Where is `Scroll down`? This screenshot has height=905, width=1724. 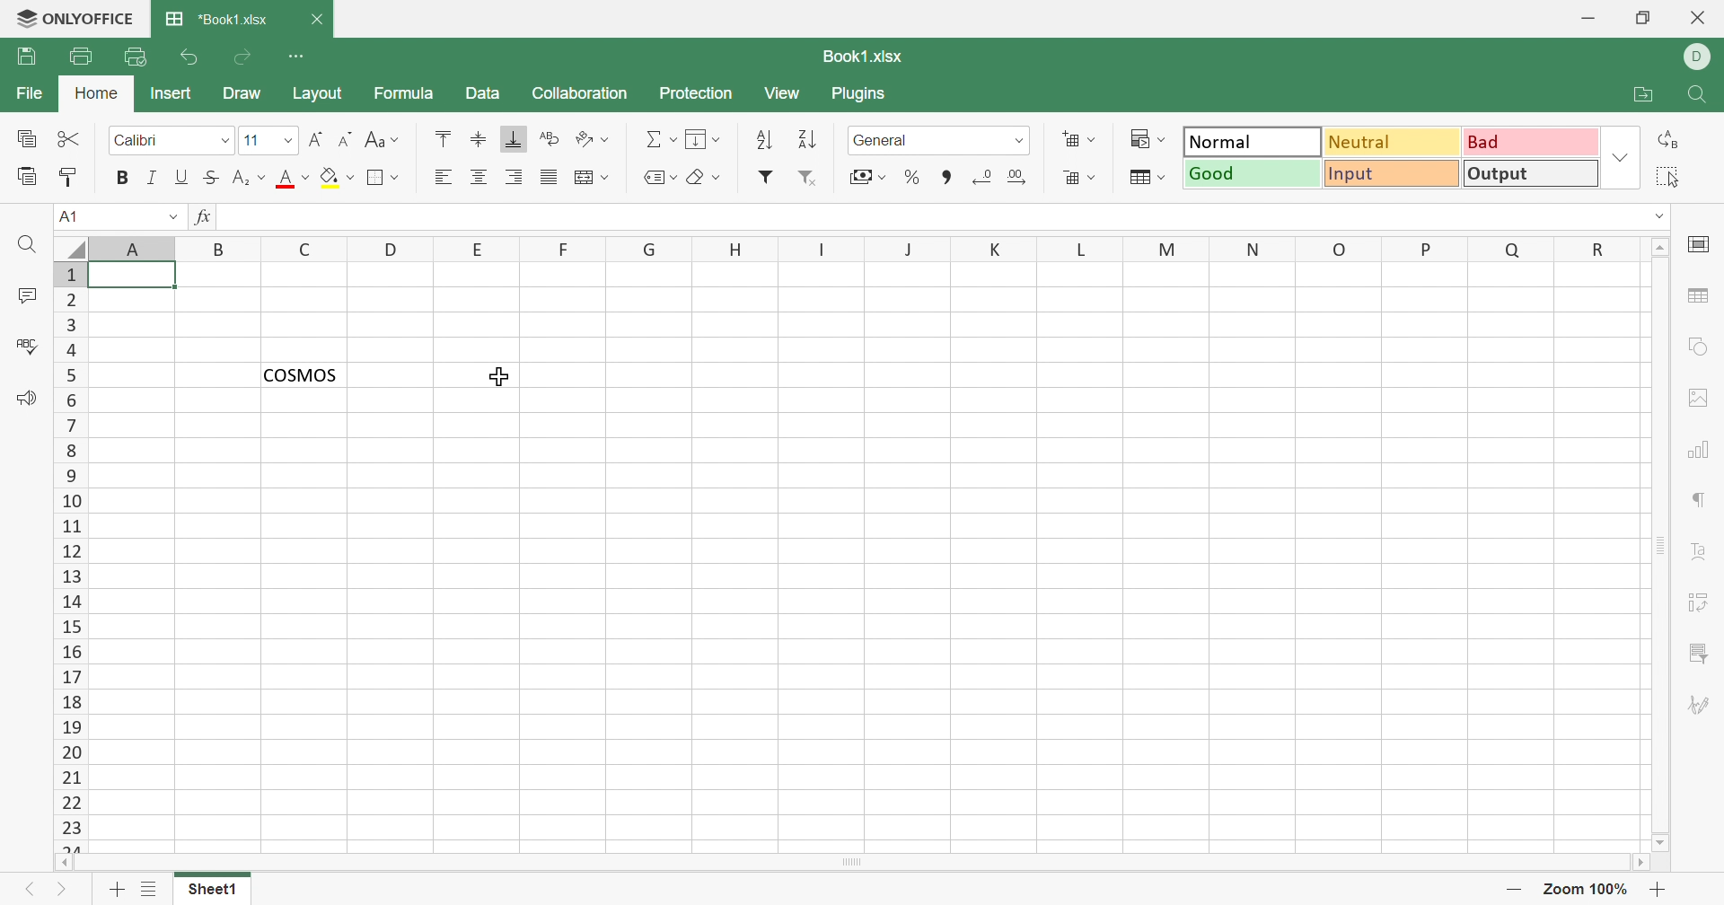 Scroll down is located at coordinates (1660, 844).